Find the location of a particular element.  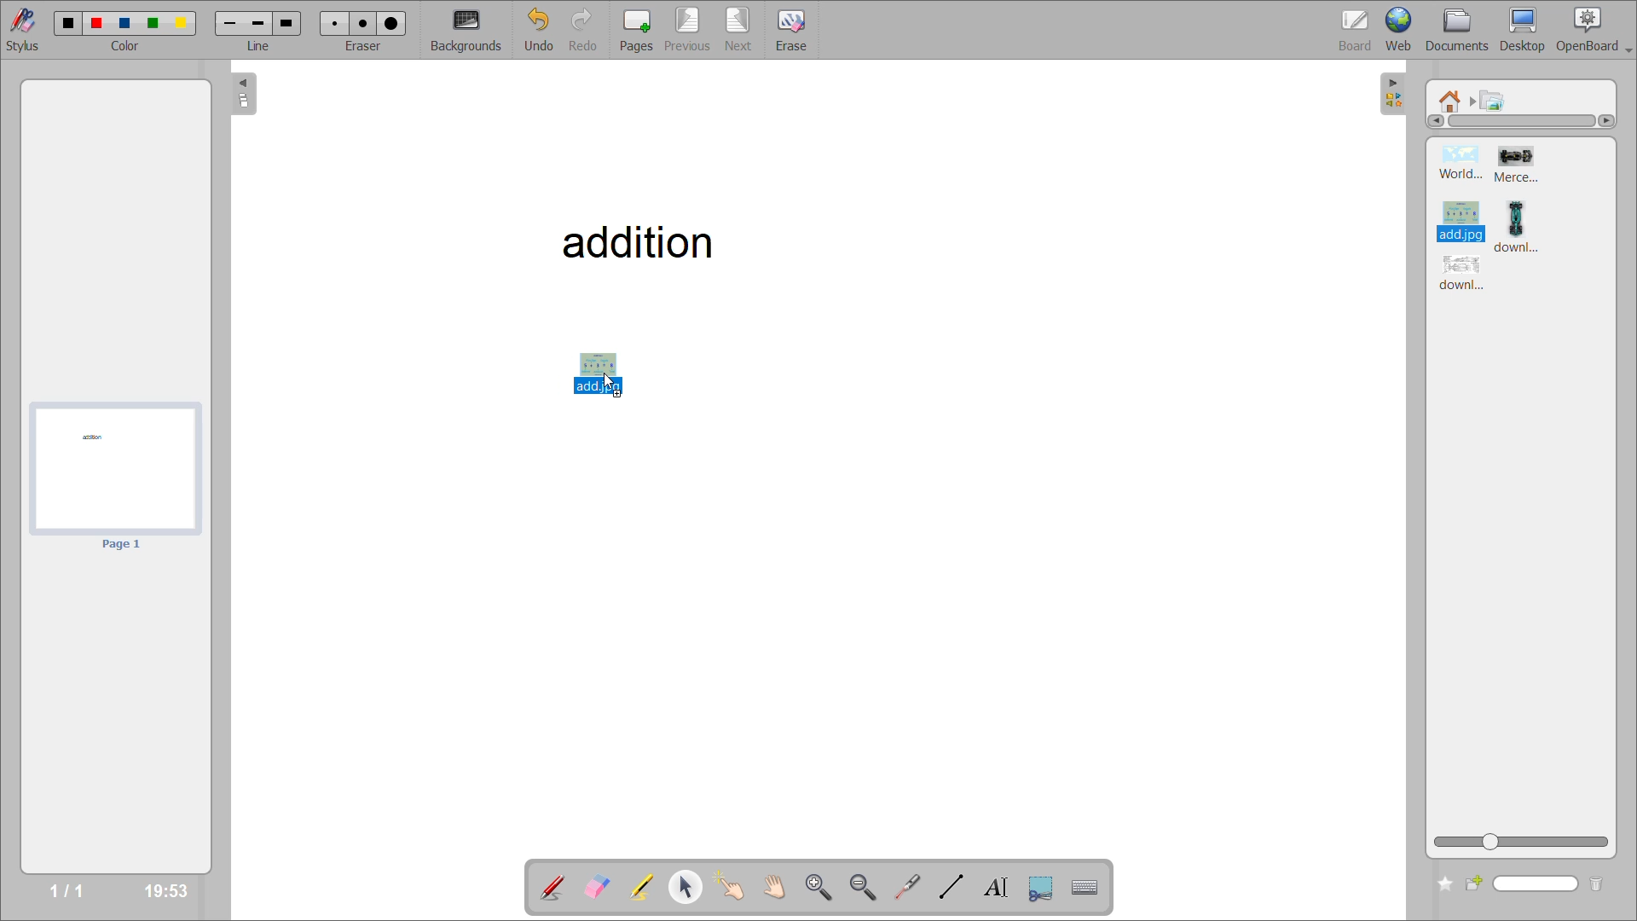

horizontal scroll bar is located at coordinates (1519, 121).